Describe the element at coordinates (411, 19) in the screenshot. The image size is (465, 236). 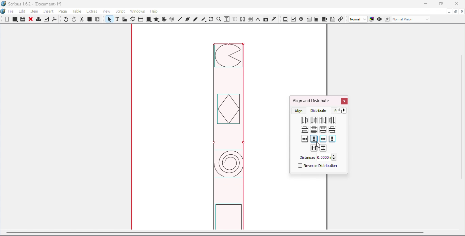
I see `Select the visual appearance of the display` at that location.